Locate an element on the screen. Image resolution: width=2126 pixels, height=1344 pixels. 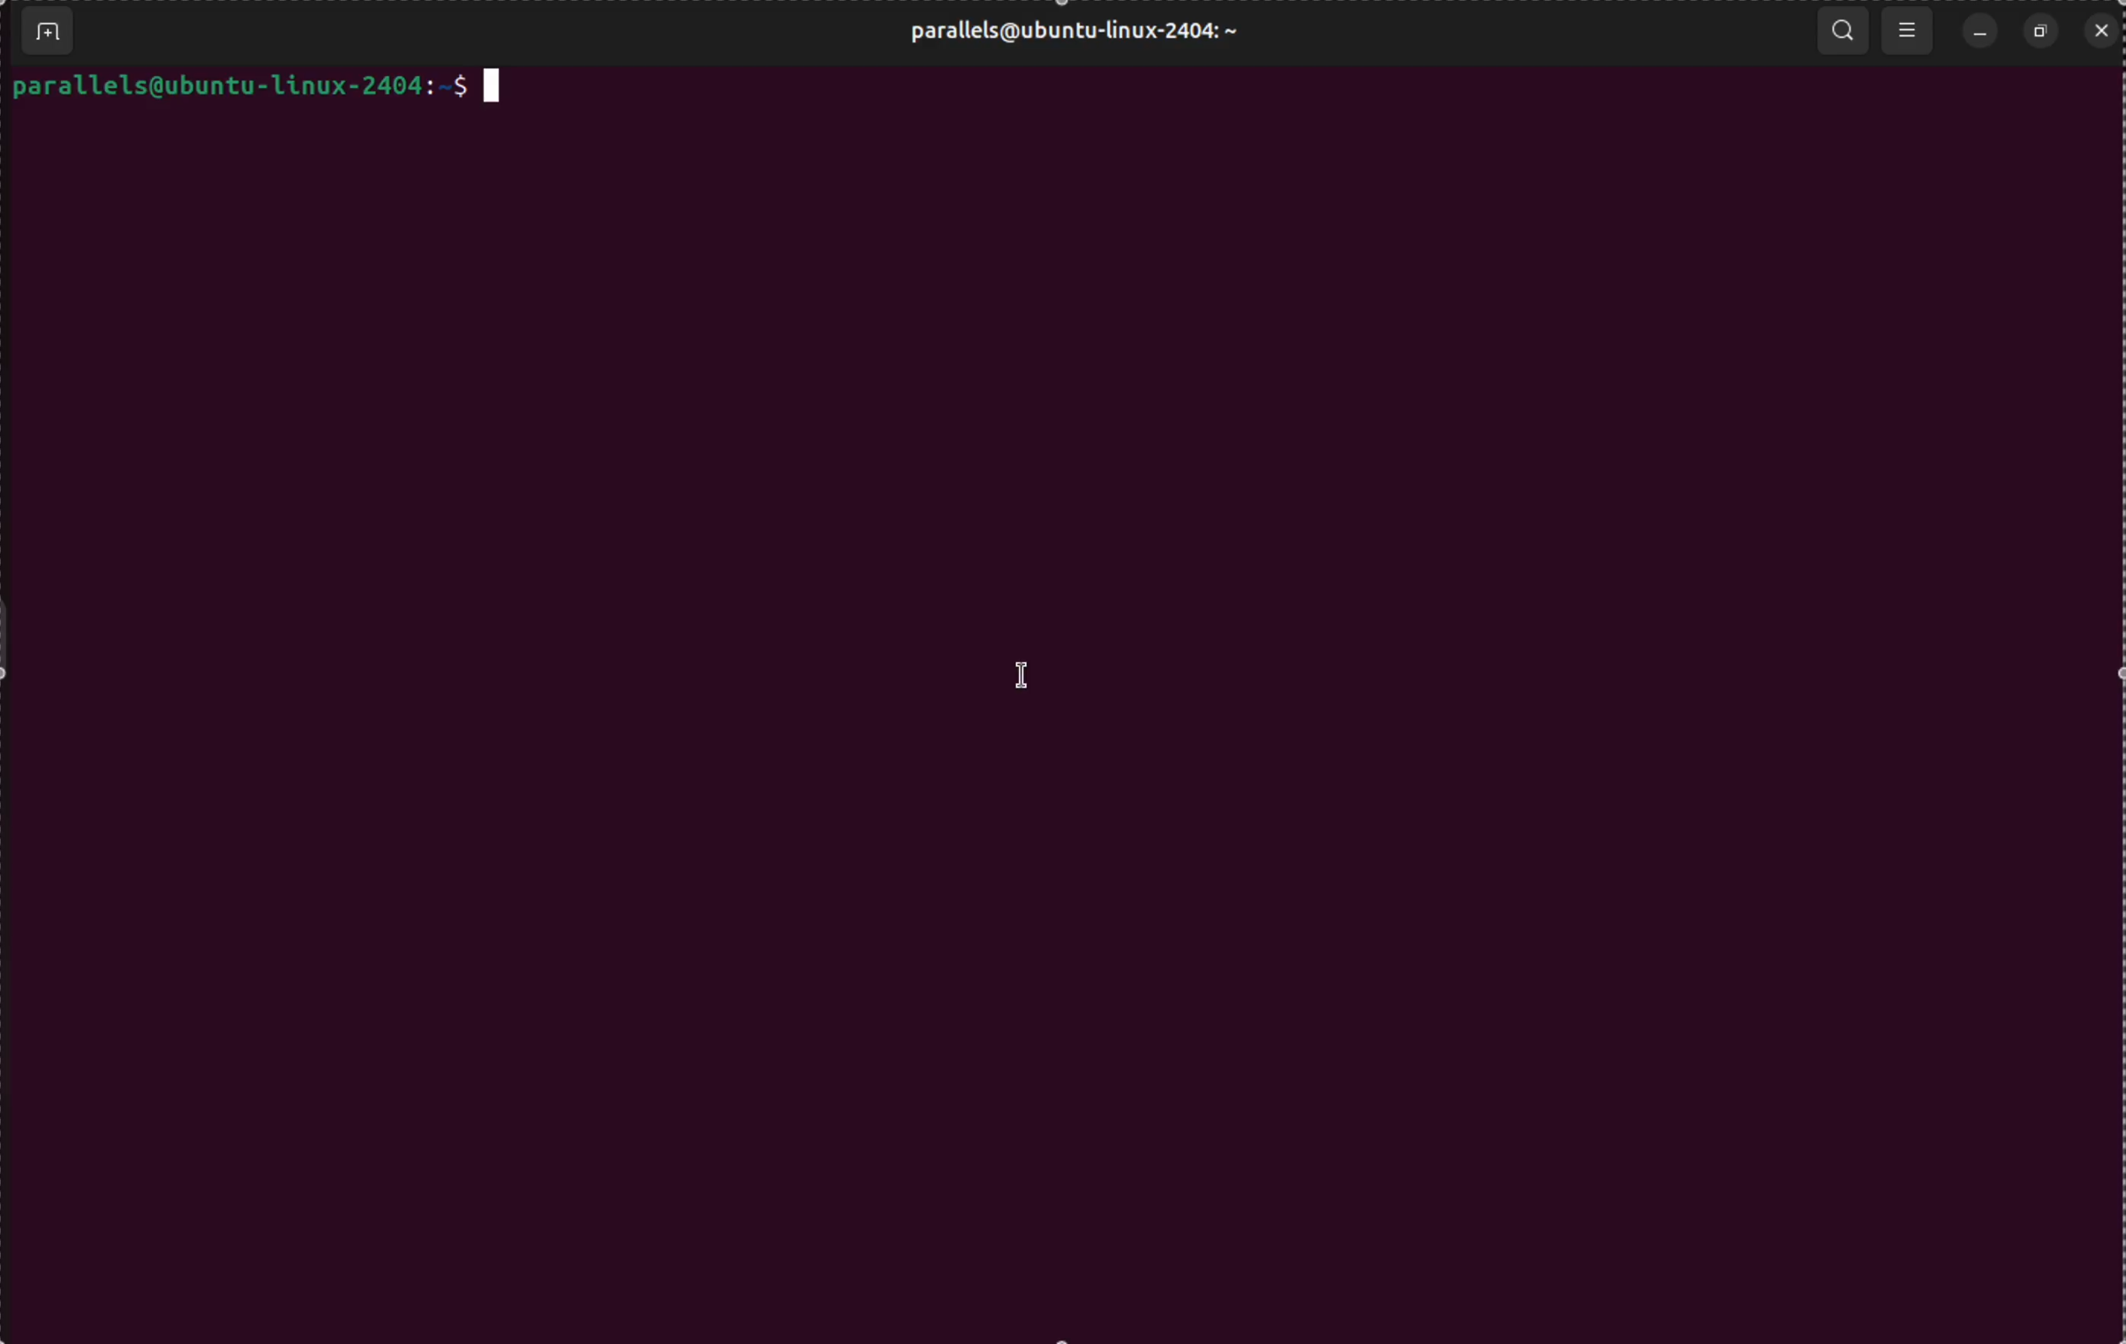
view options is located at coordinates (1910, 33).